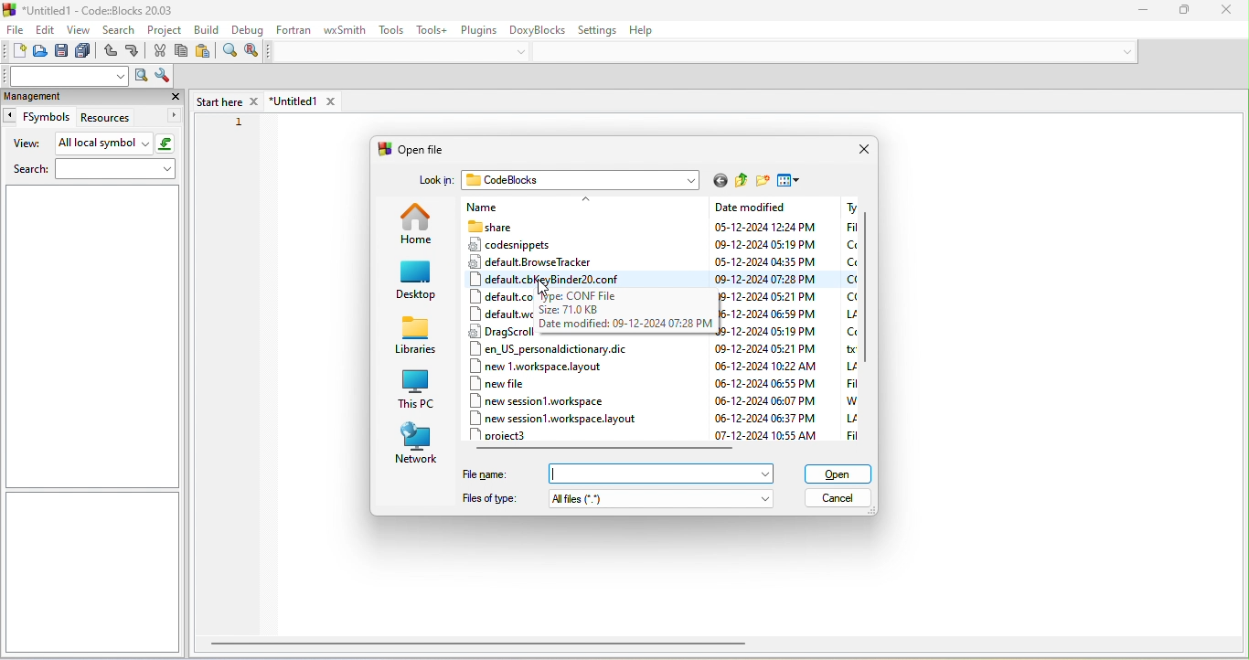 The width and height of the screenshot is (1249, 660). I want to click on search, so click(117, 27).